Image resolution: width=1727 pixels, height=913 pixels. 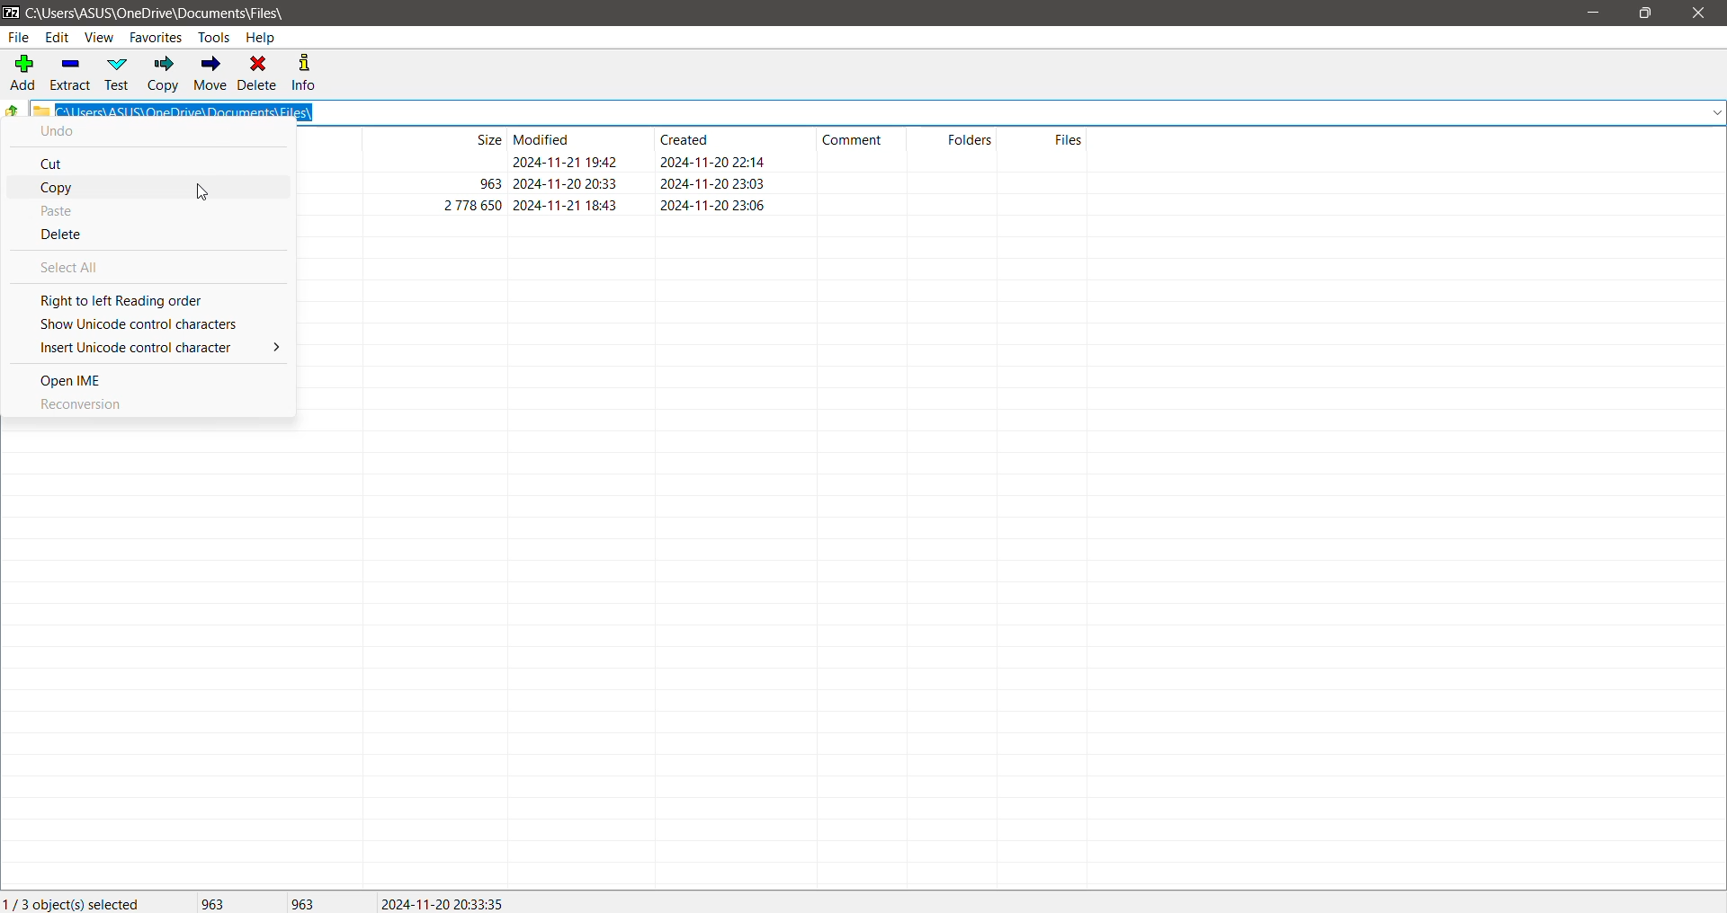 I want to click on Favorites, so click(x=157, y=38).